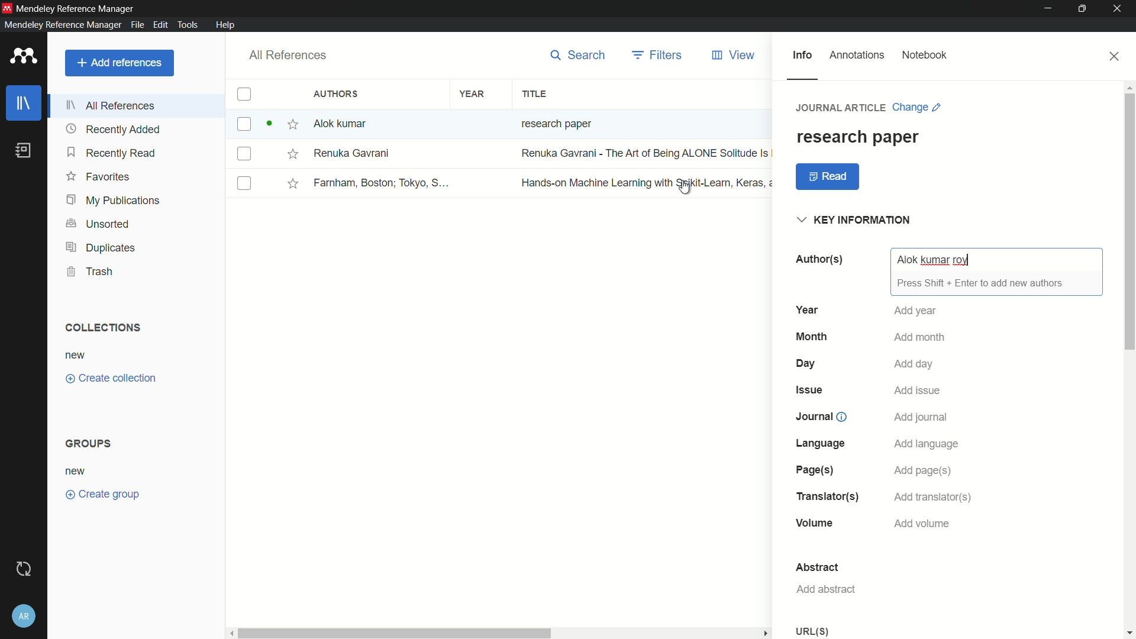 The height and width of the screenshot is (639, 1136). What do you see at coordinates (76, 356) in the screenshot?
I see `new` at bounding box center [76, 356].